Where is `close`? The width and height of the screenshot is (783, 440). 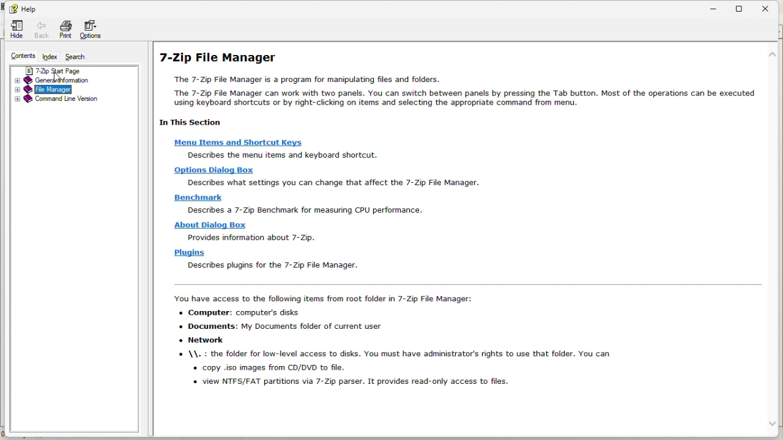
close is located at coordinates (770, 8).